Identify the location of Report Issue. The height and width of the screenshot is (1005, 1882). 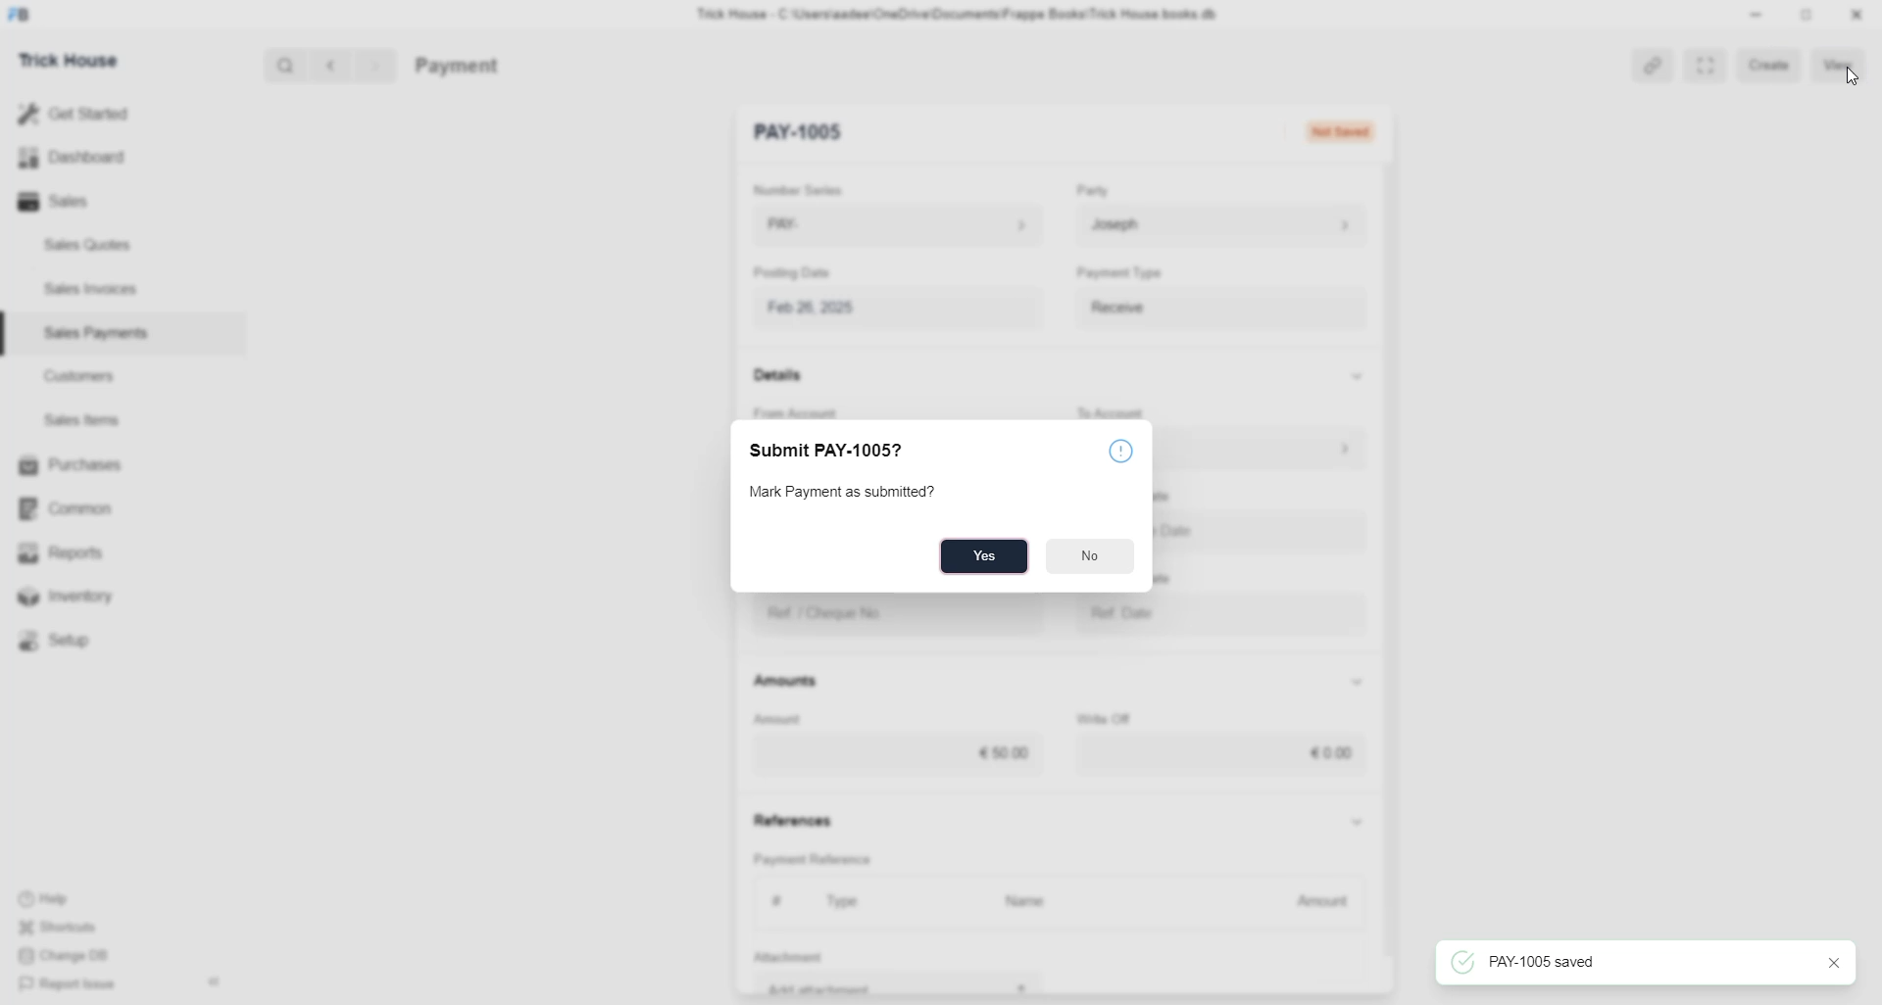
(72, 984).